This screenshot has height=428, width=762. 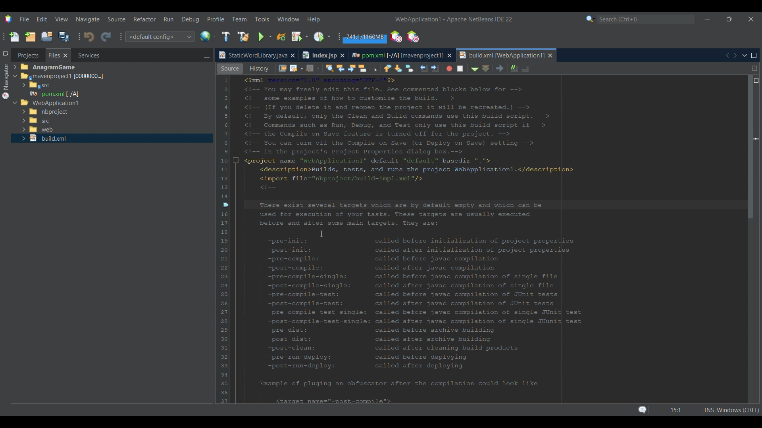 I want to click on Configuration options, so click(x=160, y=36).